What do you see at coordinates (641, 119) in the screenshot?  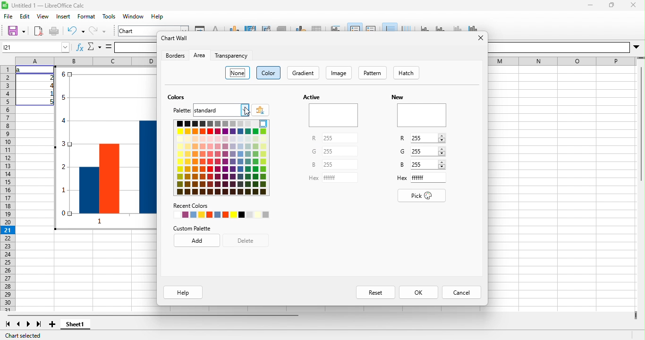 I see `Vertical slide bar` at bounding box center [641, 119].